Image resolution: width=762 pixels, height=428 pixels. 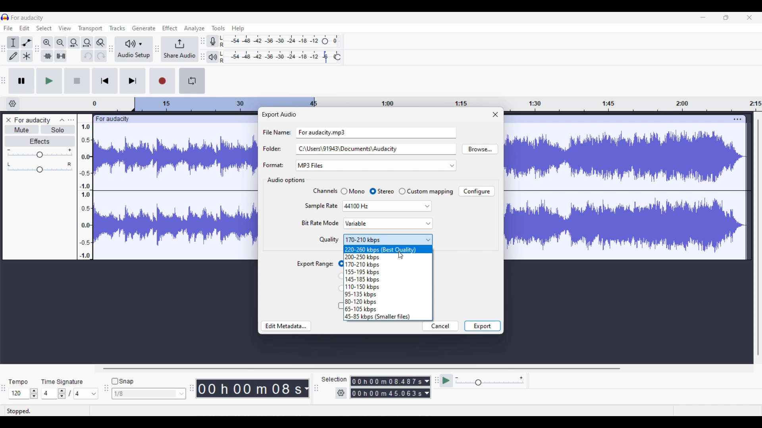 What do you see at coordinates (334, 379) in the screenshot?
I see `Indicates selection duration` at bounding box center [334, 379].